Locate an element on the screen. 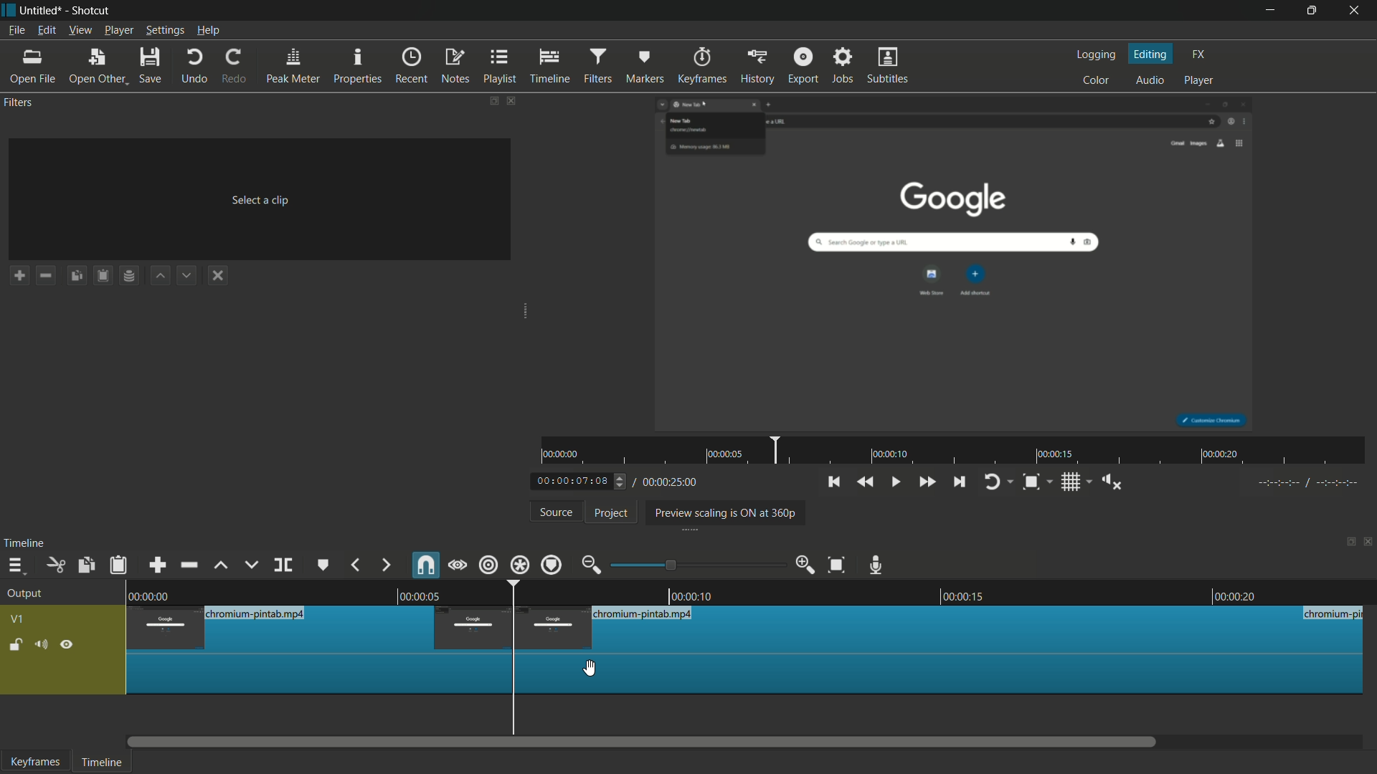 The width and height of the screenshot is (1377, 774). snap is located at coordinates (425, 565).